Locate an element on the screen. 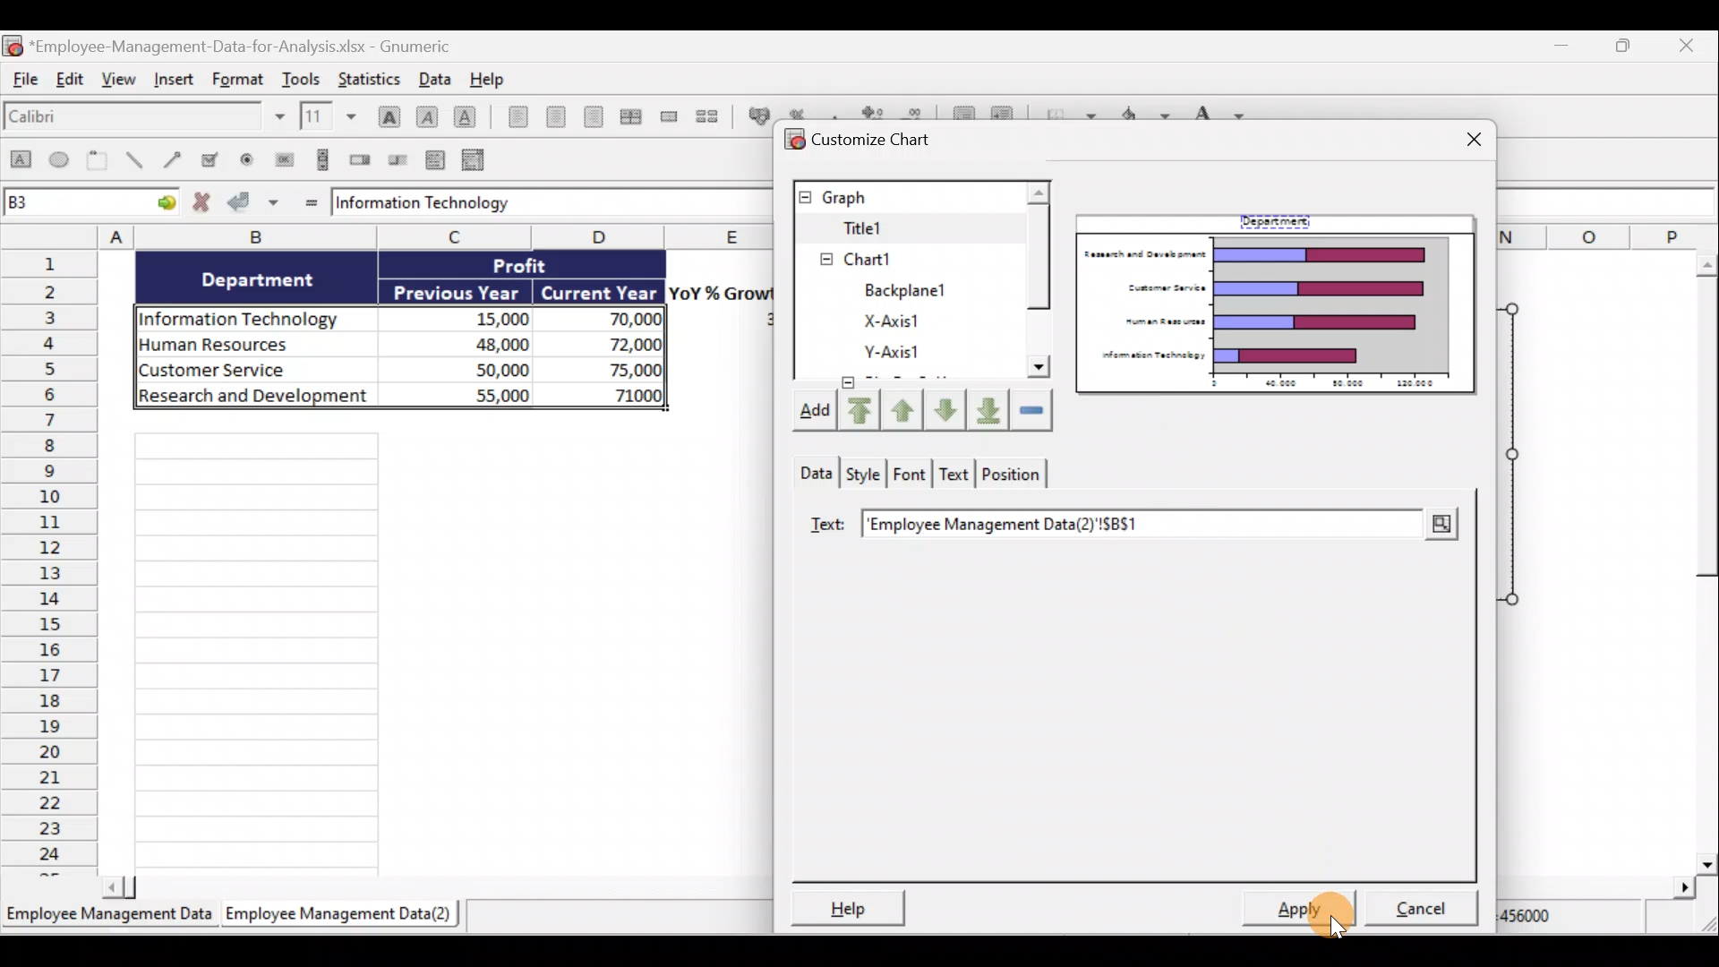  Scroll bar is located at coordinates (1698, 562).